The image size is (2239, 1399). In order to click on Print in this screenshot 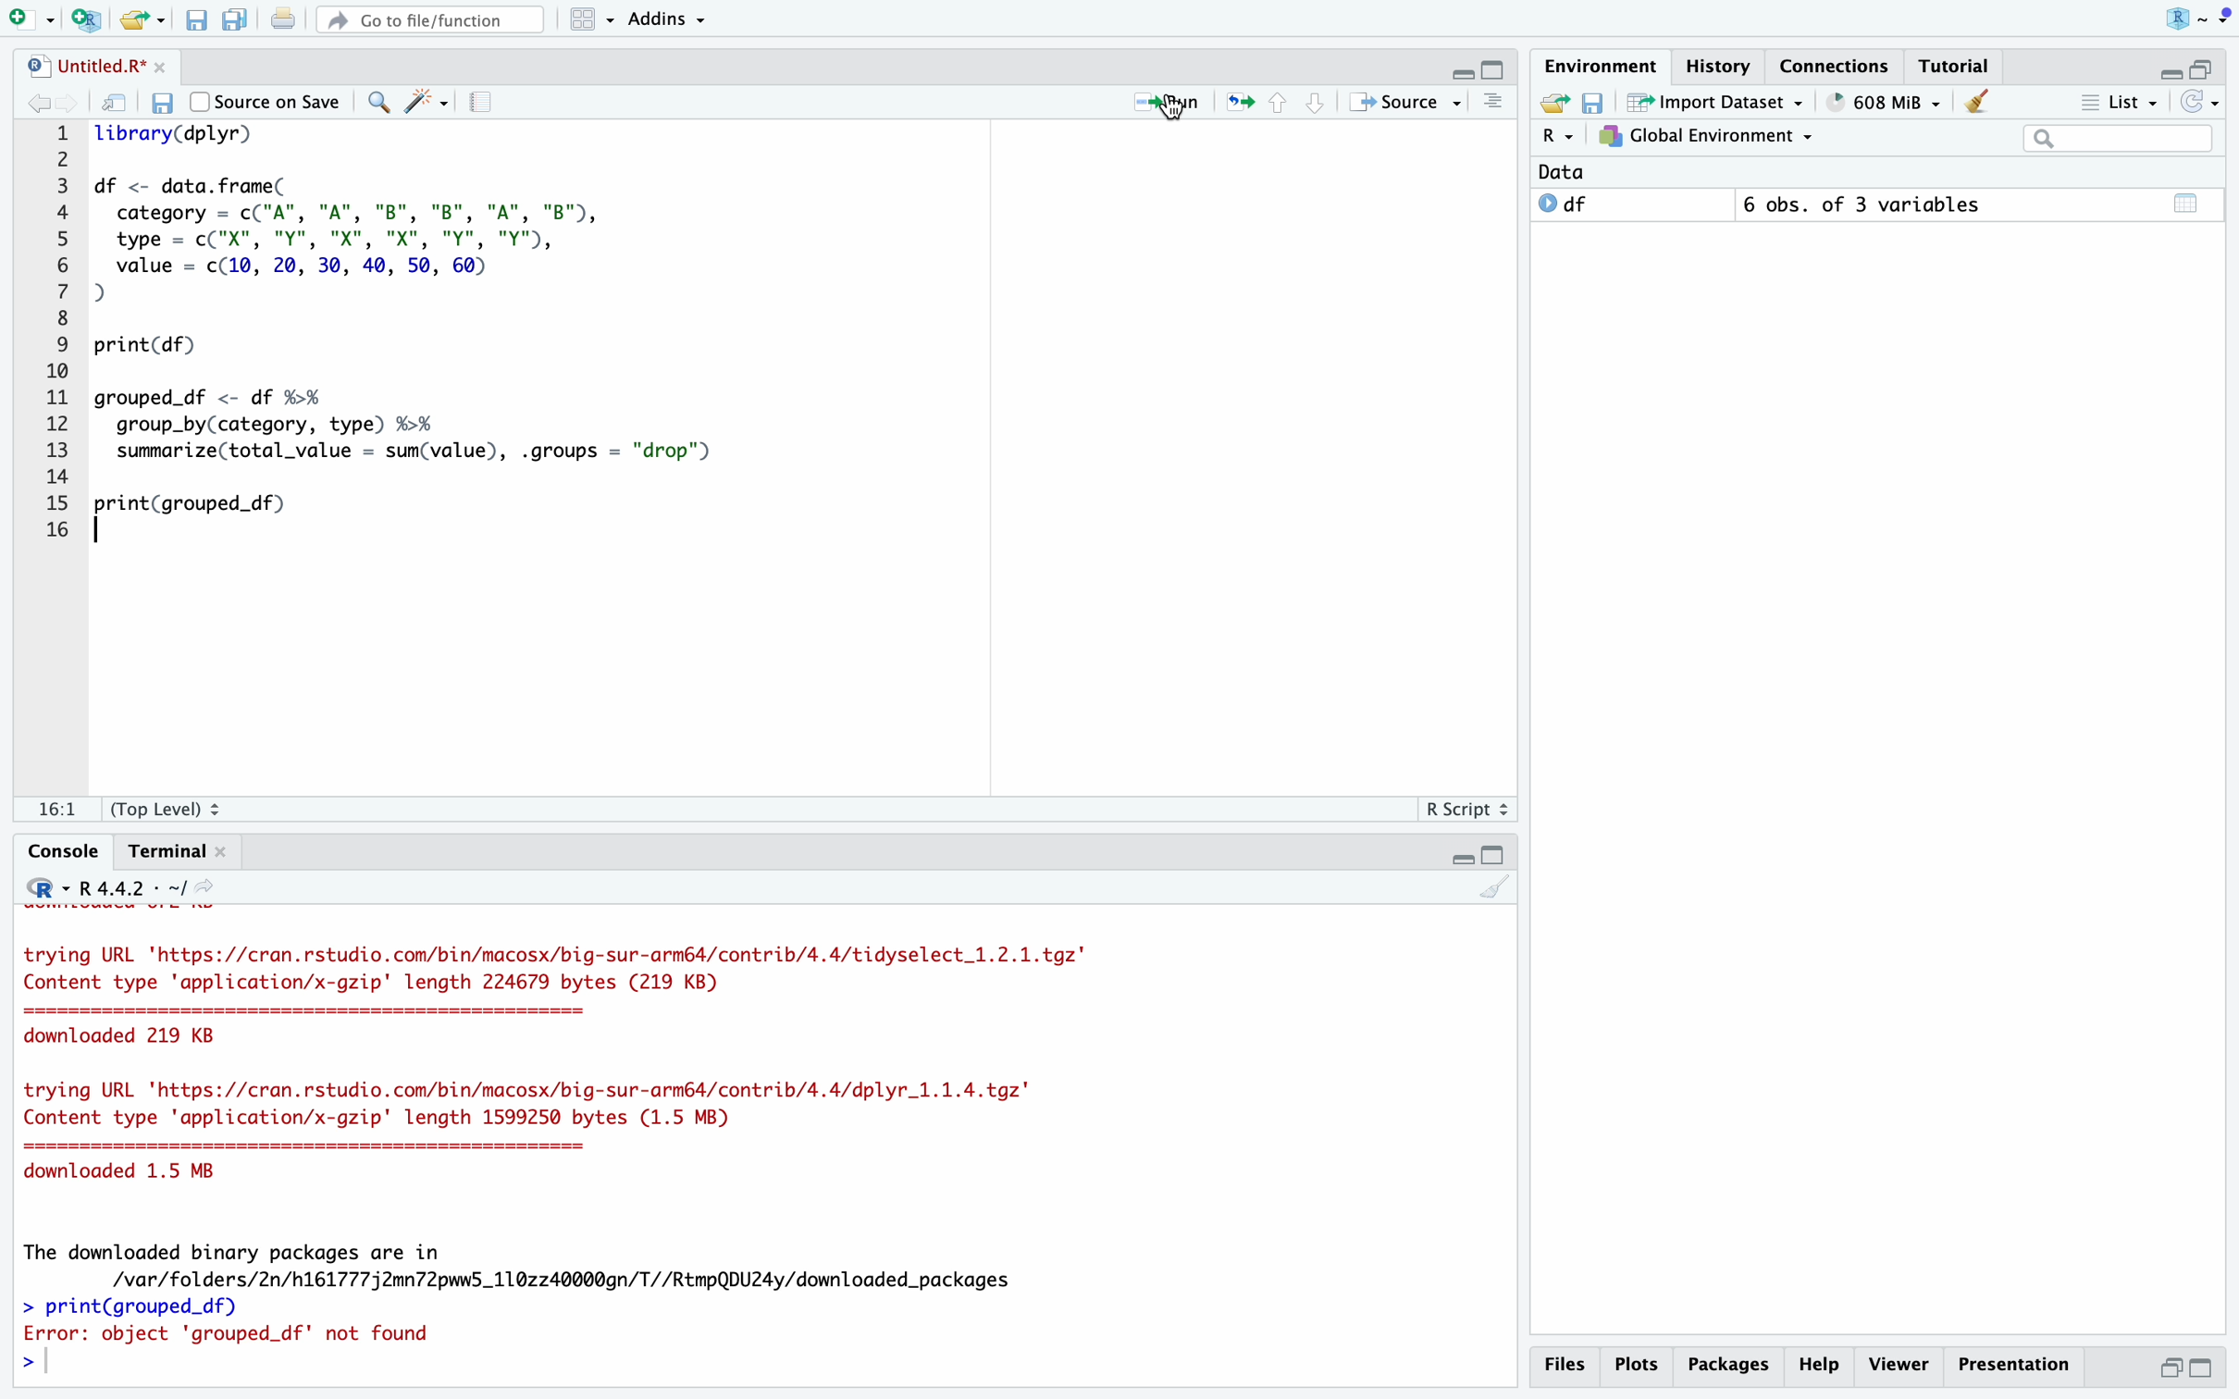, I will do `click(284, 19)`.